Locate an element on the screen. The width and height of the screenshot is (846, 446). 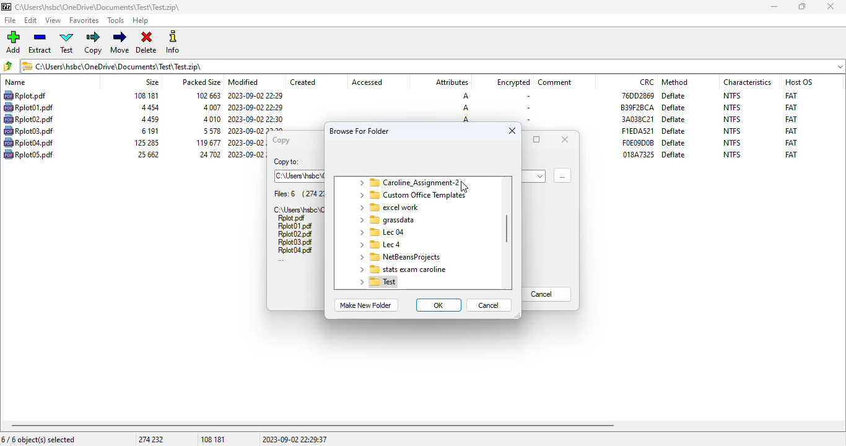
modified date & time is located at coordinates (256, 129).